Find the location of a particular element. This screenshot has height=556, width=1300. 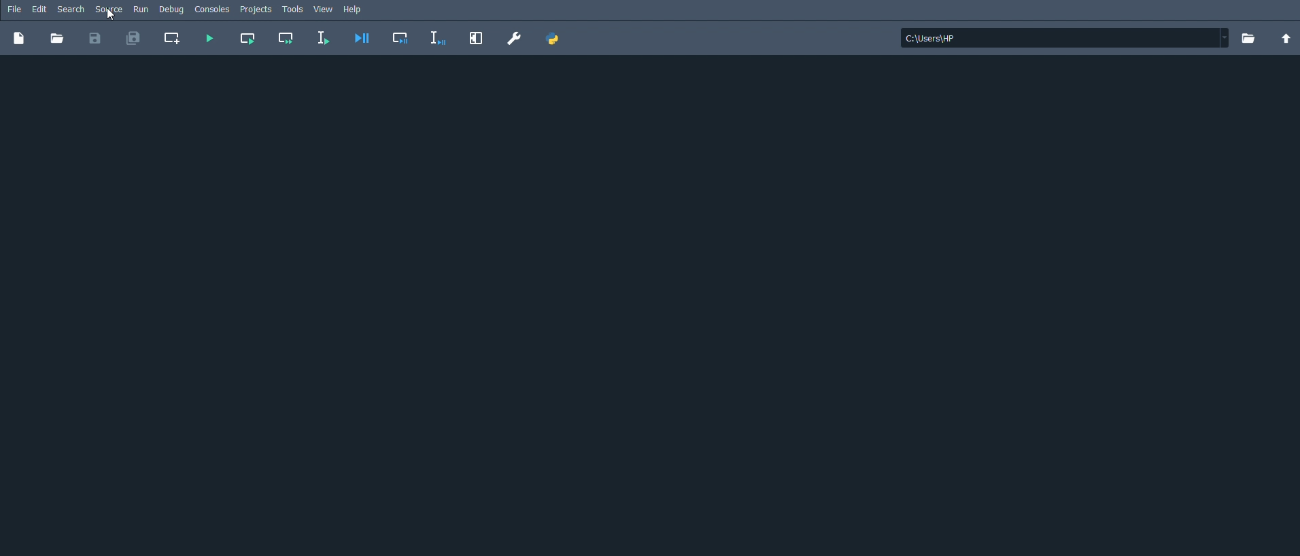

Maximize current pane is located at coordinates (481, 38).